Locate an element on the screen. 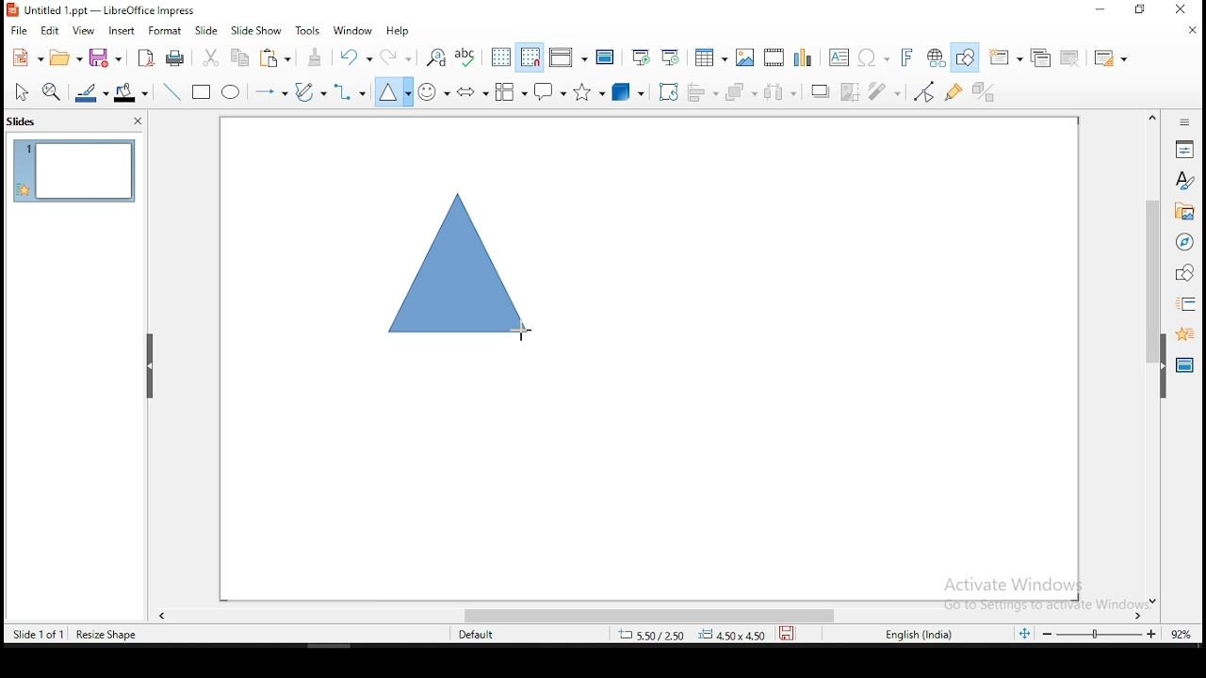 The height and width of the screenshot is (678, 1206). master slide is located at coordinates (606, 57).